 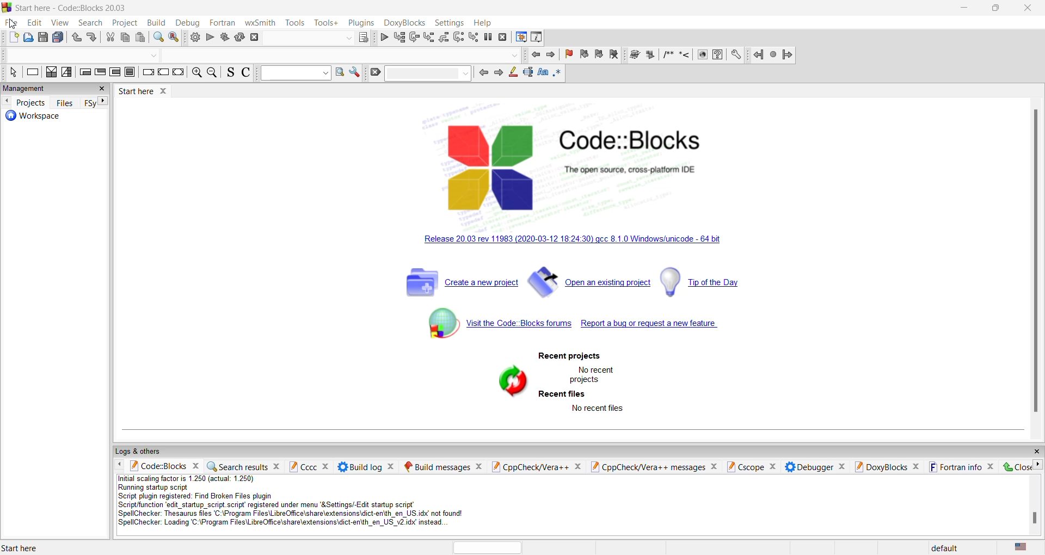 What do you see at coordinates (483, 73) in the screenshot?
I see `prev` at bounding box center [483, 73].